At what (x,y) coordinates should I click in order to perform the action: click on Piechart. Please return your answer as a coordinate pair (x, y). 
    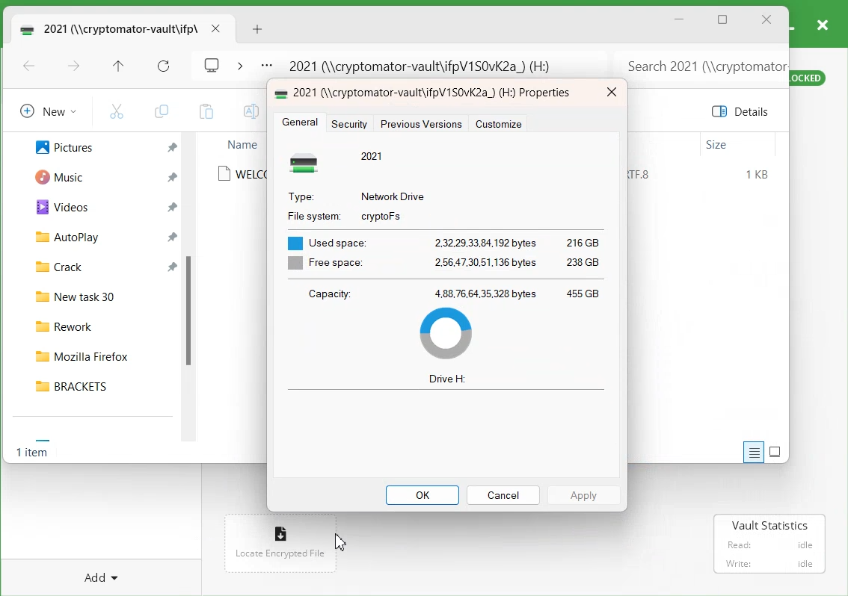
    Looking at the image, I should click on (446, 333).